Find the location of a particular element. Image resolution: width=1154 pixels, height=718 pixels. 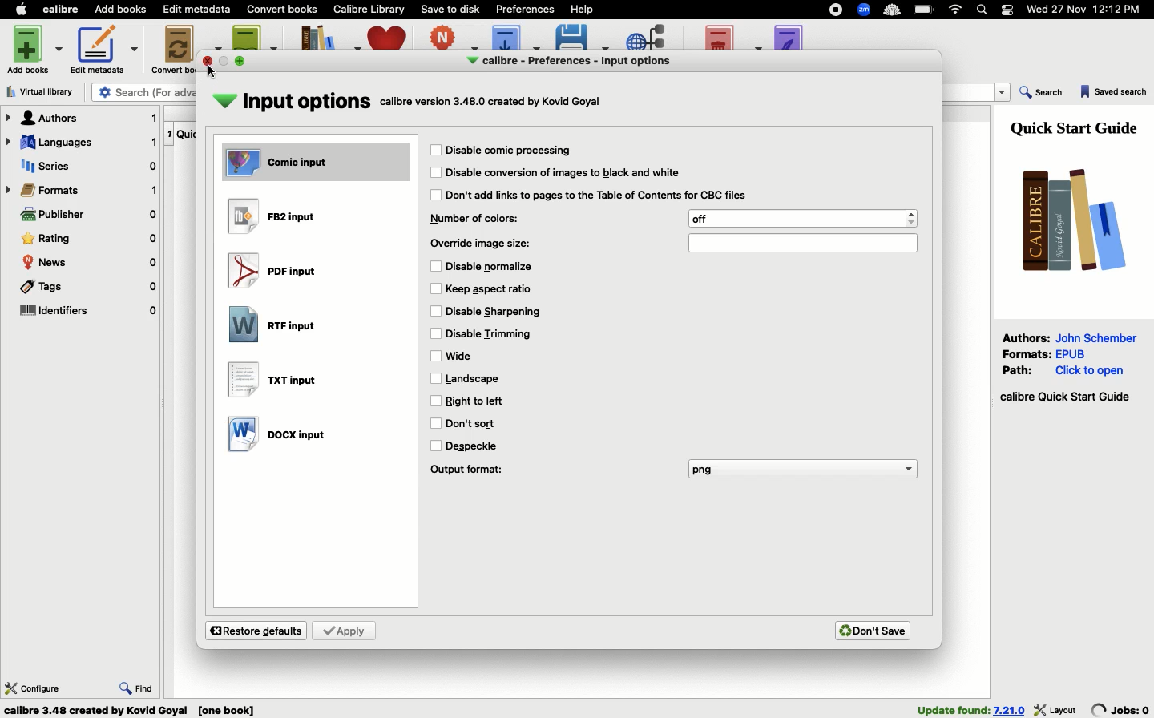

Disable is located at coordinates (495, 312).